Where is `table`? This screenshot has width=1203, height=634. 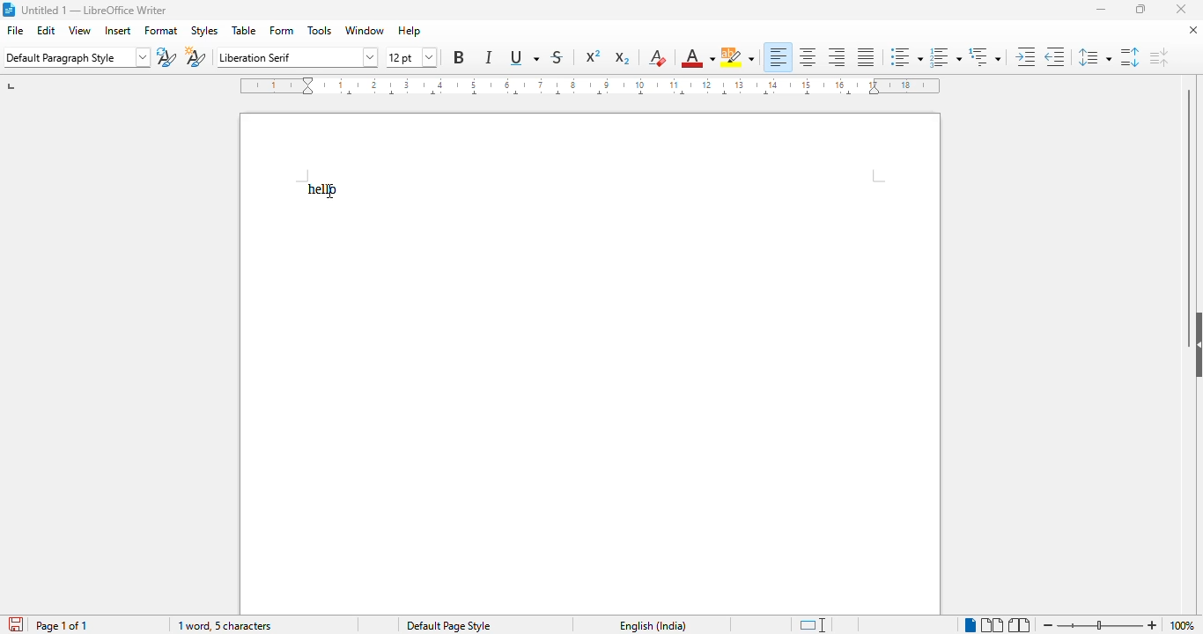 table is located at coordinates (244, 30).